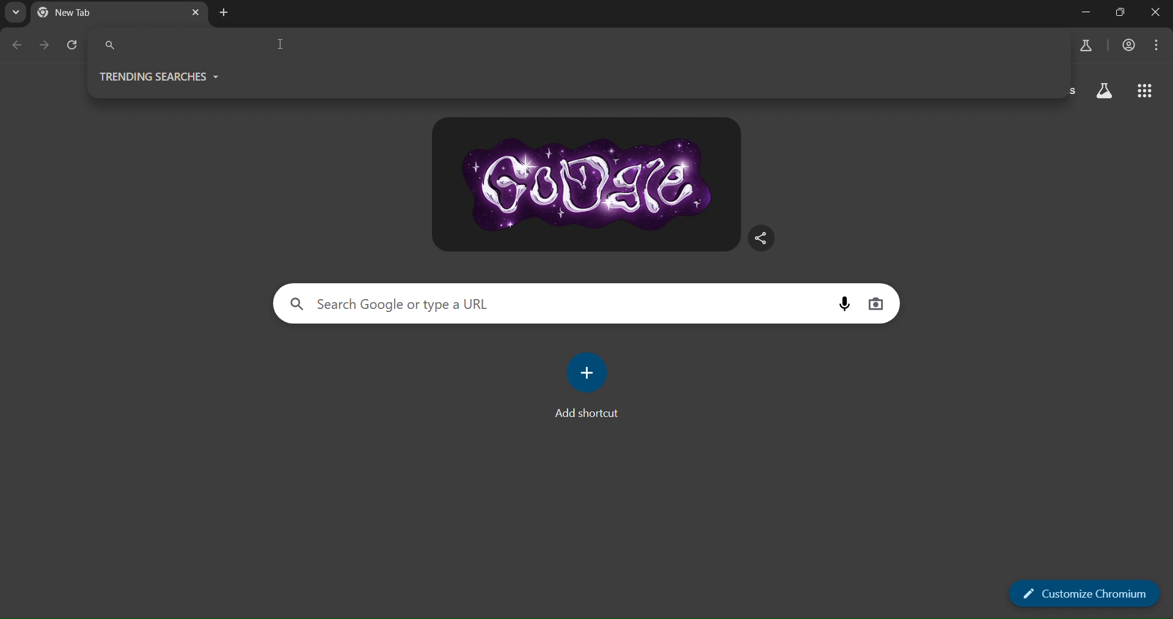 Image resolution: width=1173 pixels, height=619 pixels. What do you see at coordinates (1084, 46) in the screenshot?
I see `search labs` at bounding box center [1084, 46].